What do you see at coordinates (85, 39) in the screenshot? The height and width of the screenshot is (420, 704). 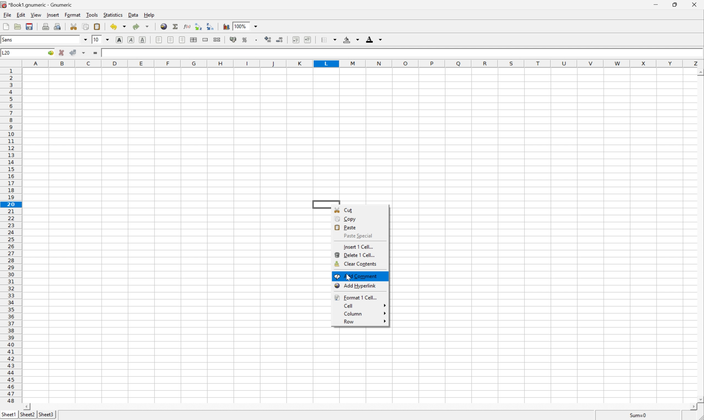 I see `Drop Down` at bounding box center [85, 39].